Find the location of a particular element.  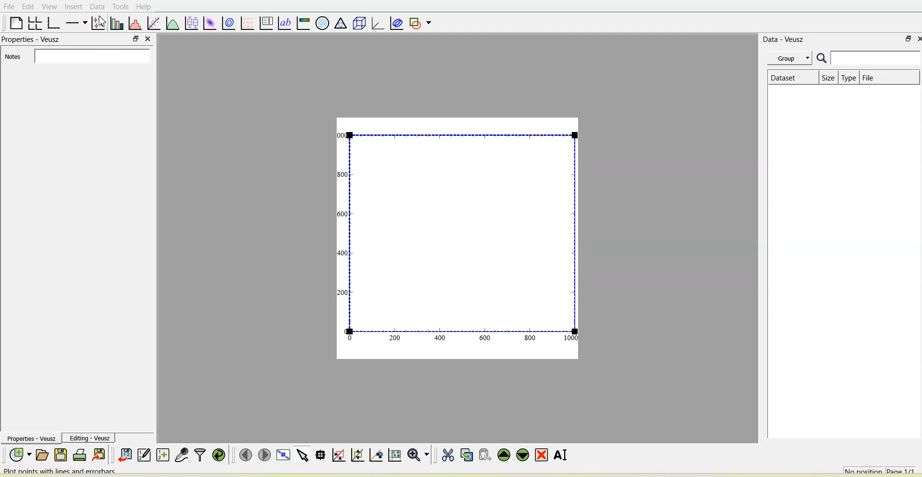

Edit and enter new datasets is located at coordinates (143, 455).